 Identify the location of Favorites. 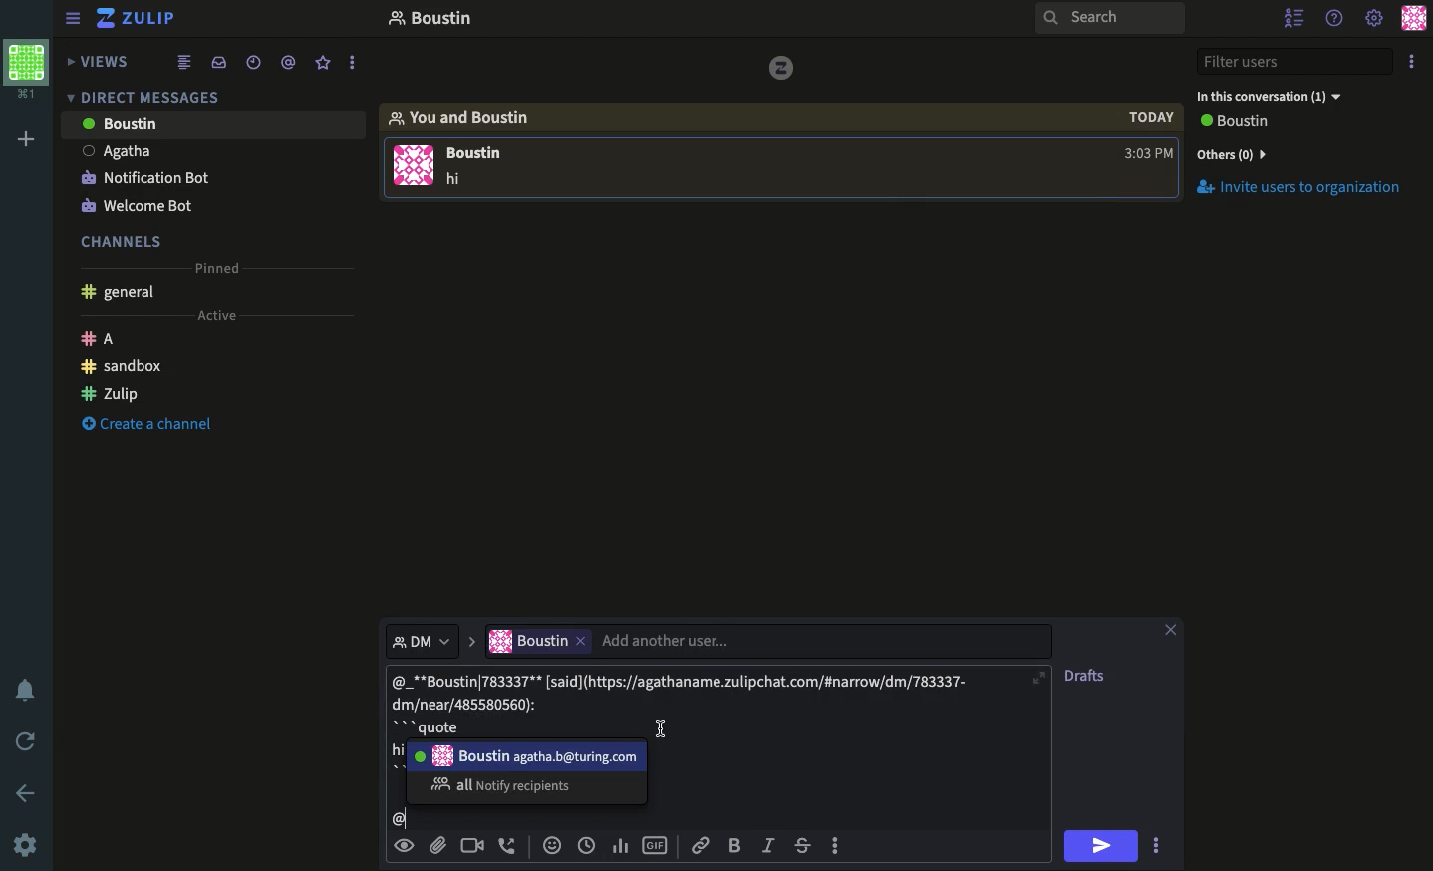
(324, 63).